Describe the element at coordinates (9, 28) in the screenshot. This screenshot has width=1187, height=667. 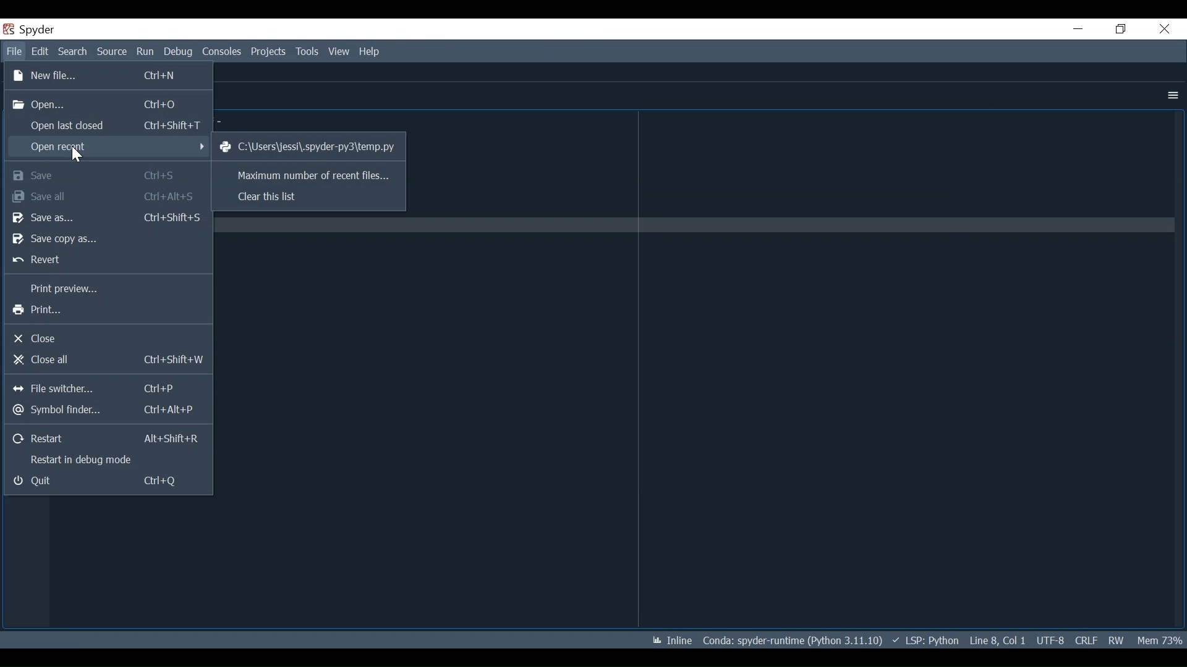
I see `Spyder Desktop Icon` at that location.